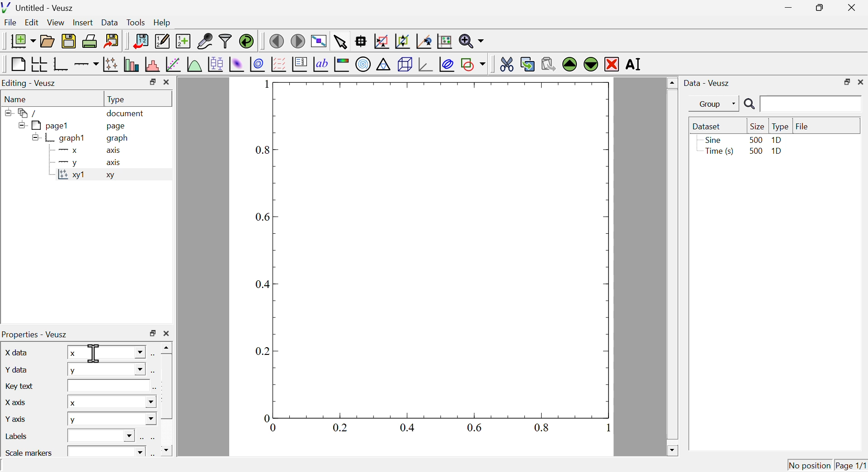  Describe the element at coordinates (712, 140) in the screenshot. I see `sine` at that location.